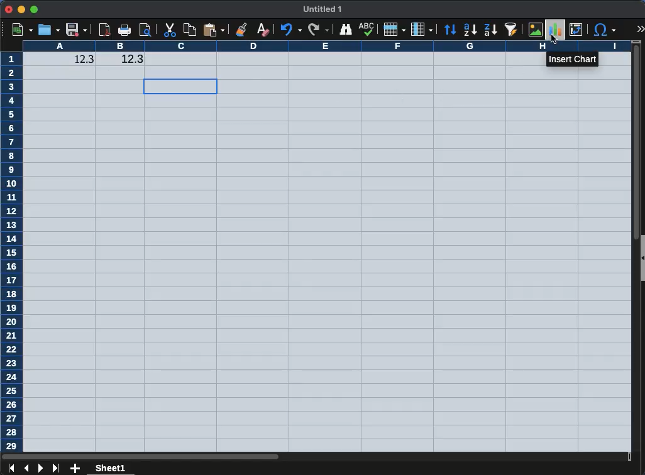 The height and width of the screenshot is (475, 645). Describe the element at coordinates (636, 141) in the screenshot. I see `Vertical slide bar` at that location.